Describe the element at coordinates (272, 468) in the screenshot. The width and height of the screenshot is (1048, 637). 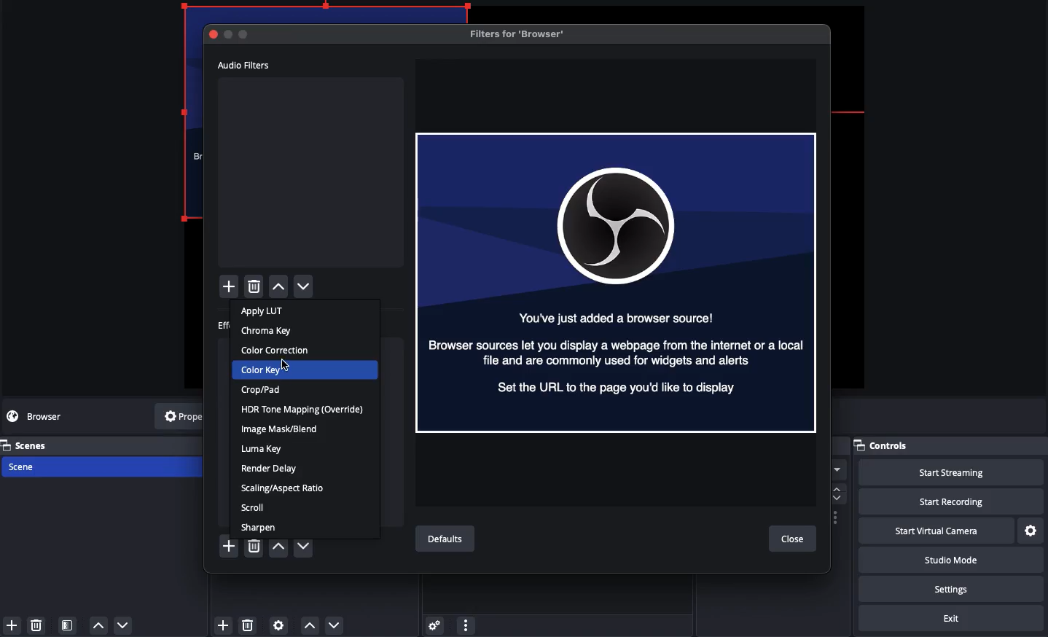
I see `Render delay` at that location.